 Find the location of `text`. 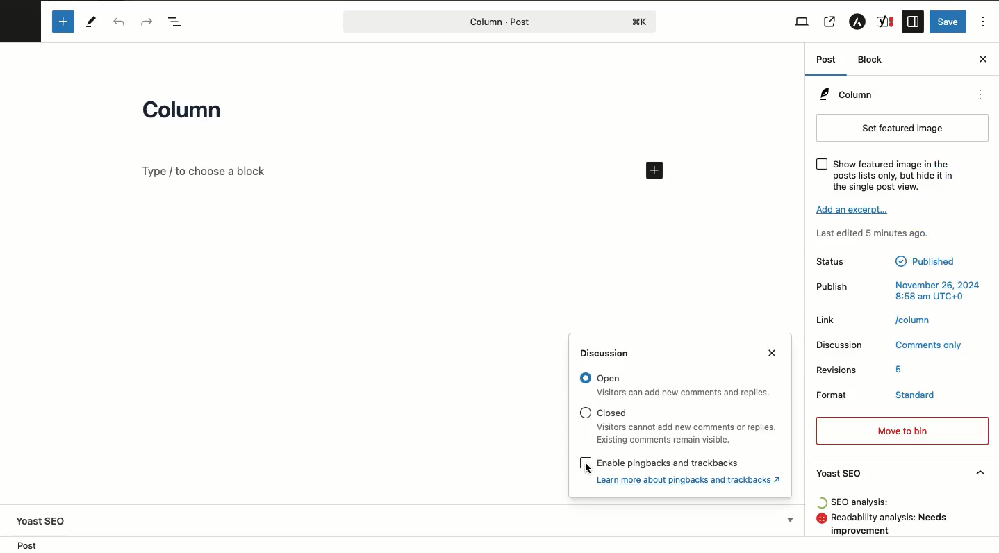

text is located at coordinates (913, 395).